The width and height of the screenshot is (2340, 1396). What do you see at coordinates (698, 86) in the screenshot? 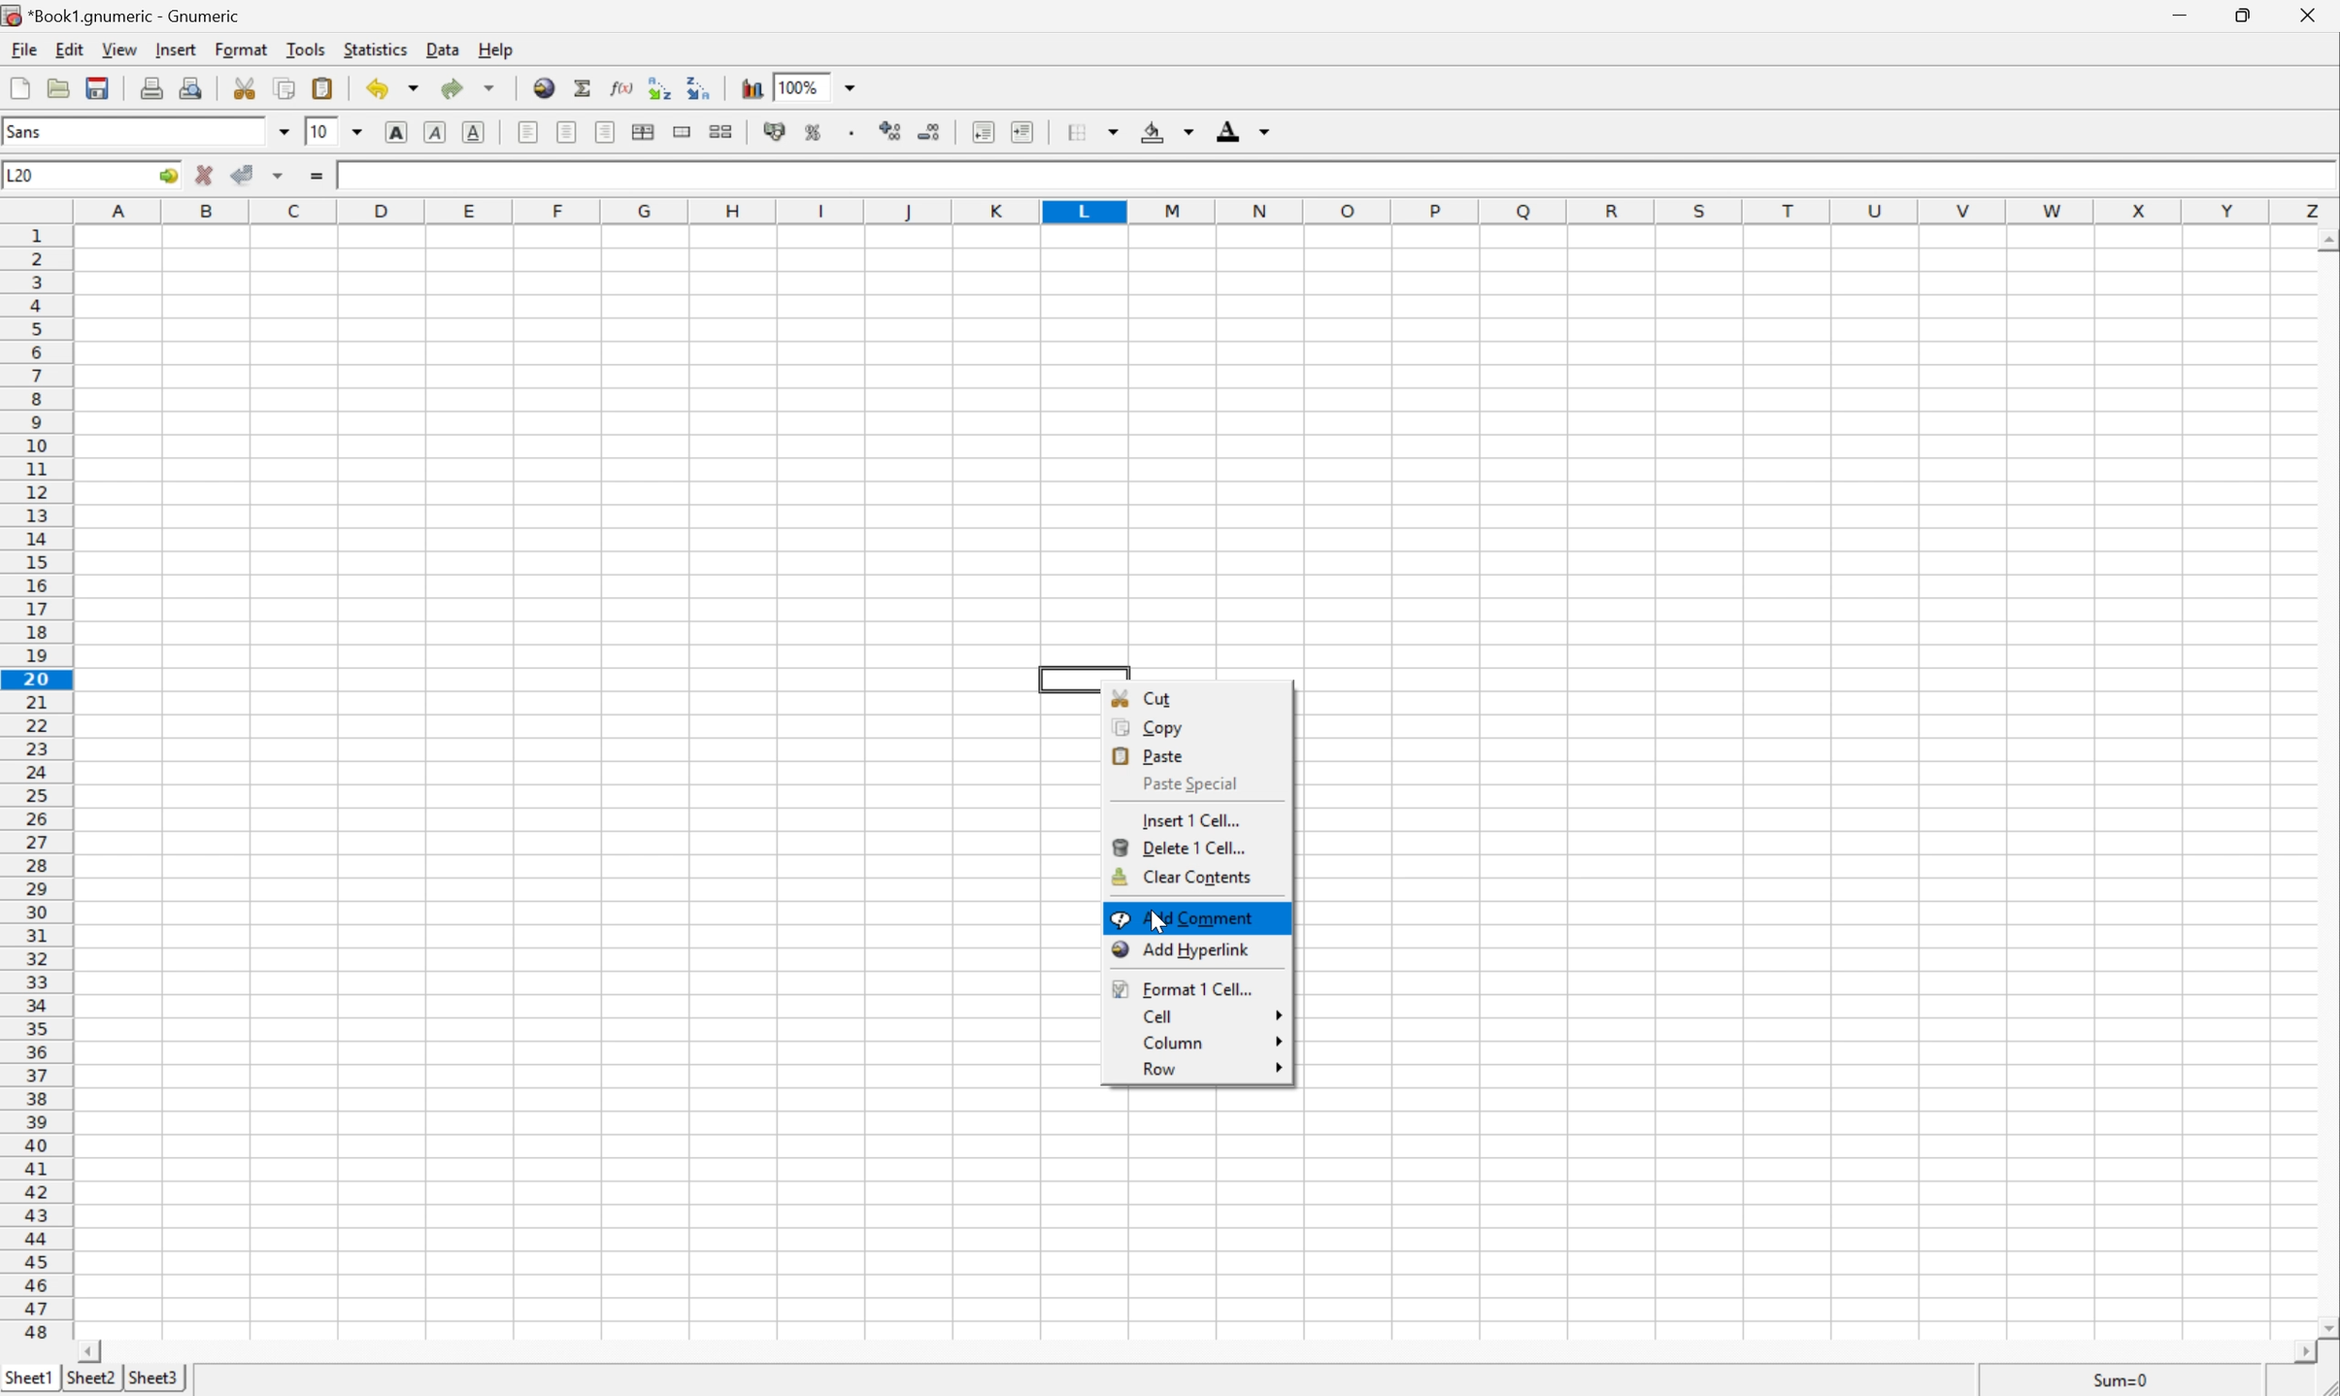
I see `Sort the selected region in descending order based on the first column selected` at bounding box center [698, 86].